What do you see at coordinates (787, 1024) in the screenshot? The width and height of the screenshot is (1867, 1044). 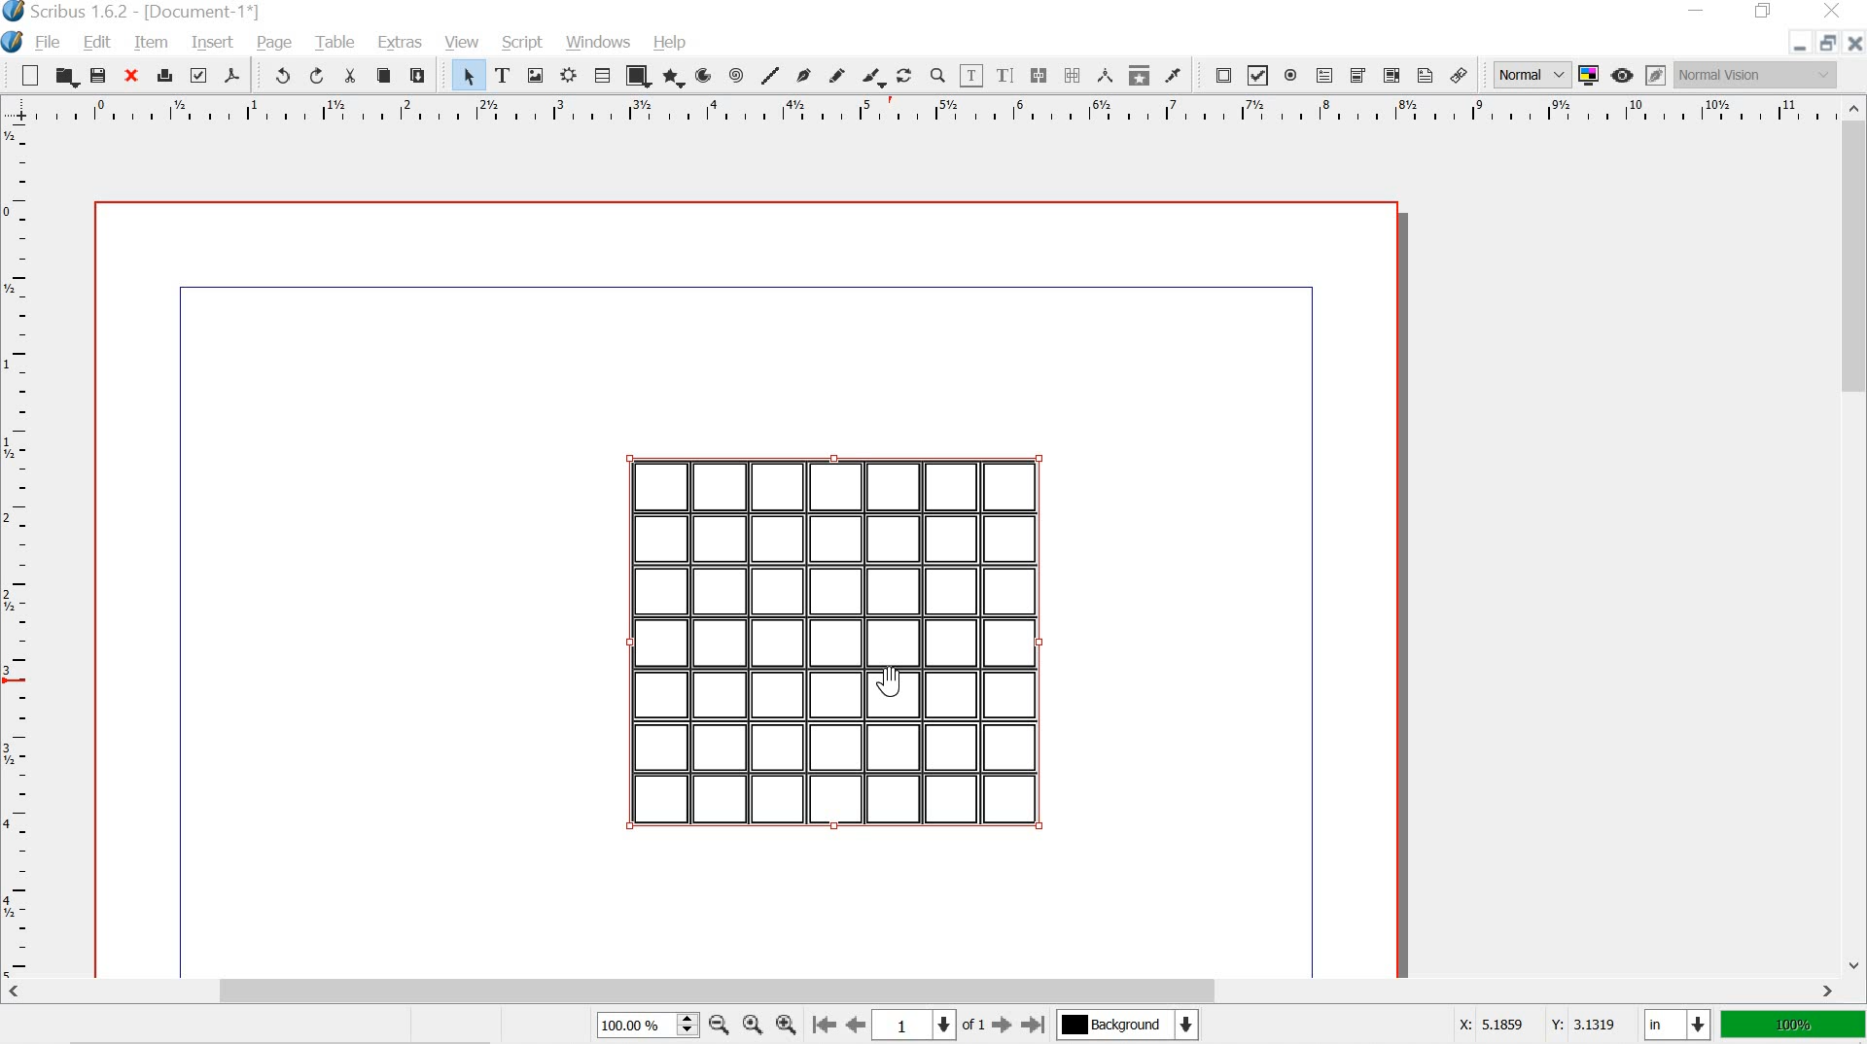 I see `zoom in` at bounding box center [787, 1024].